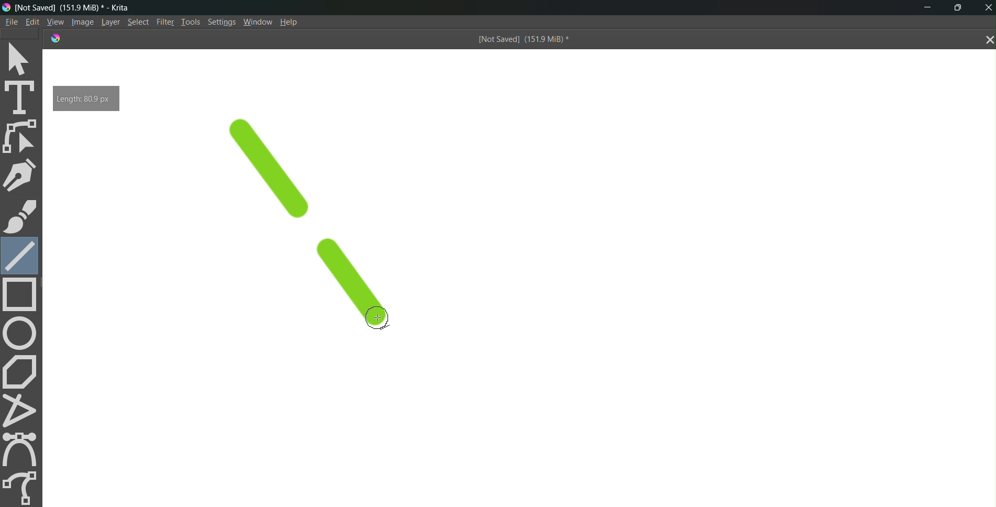 This screenshot has height=507, width=996. What do you see at coordinates (54, 21) in the screenshot?
I see `View` at bounding box center [54, 21].